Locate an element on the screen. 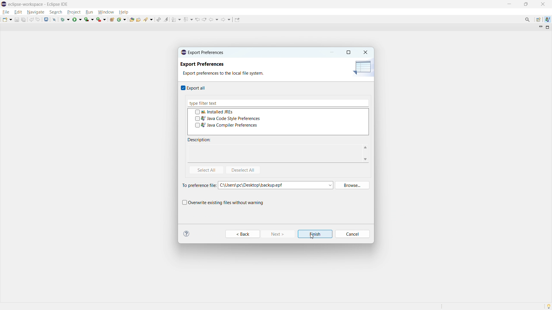 This screenshot has height=310, width=552. maximize is located at coordinates (350, 52).